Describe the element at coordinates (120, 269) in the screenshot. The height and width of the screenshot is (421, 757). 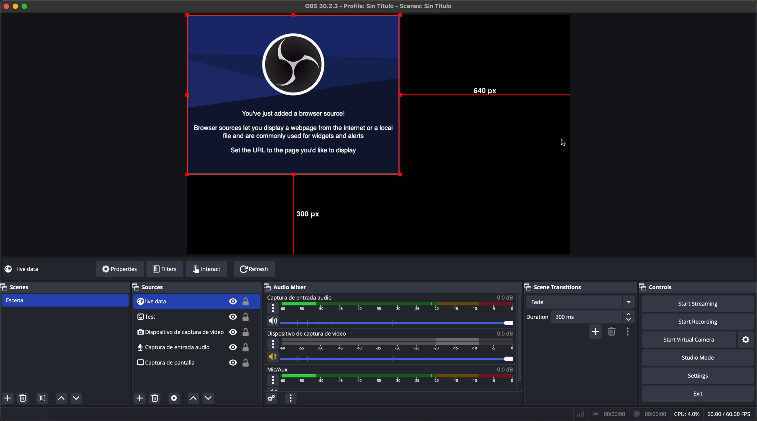
I see `properties` at that location.